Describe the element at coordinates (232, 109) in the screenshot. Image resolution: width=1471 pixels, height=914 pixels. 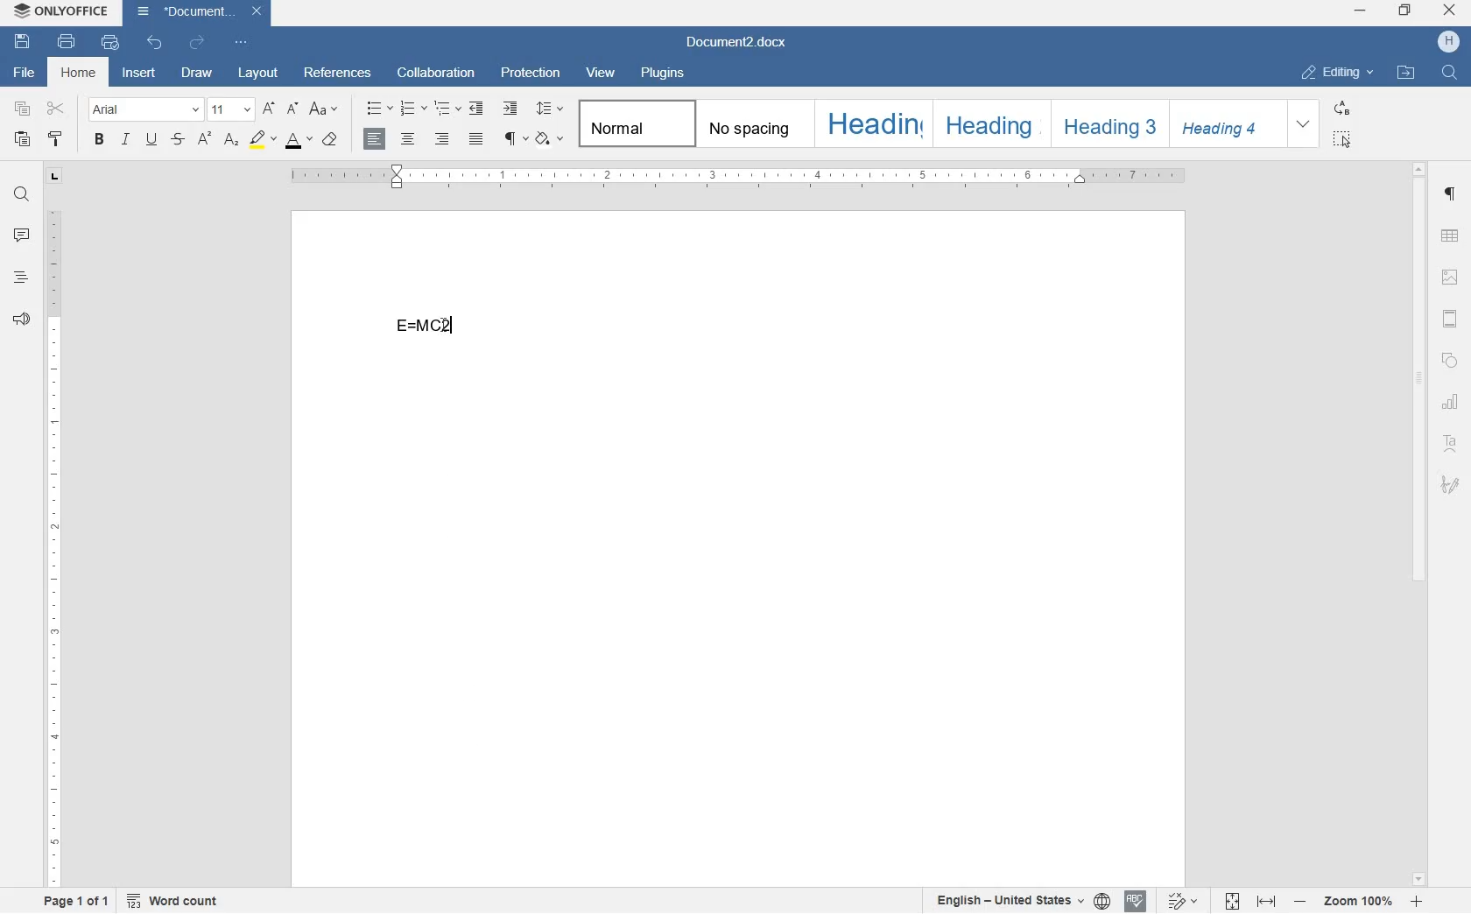
I see `font size` at that location.